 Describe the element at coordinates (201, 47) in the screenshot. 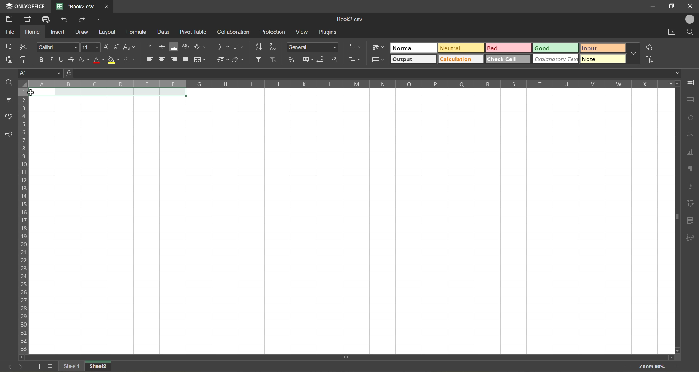

I see `orientation` at that location.